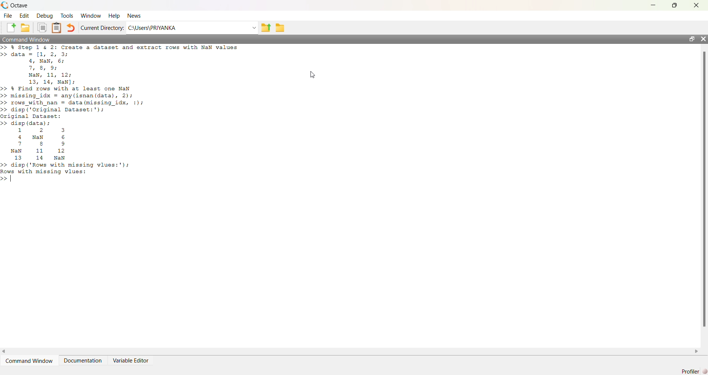  I want to click on logo, so click(4, 5).